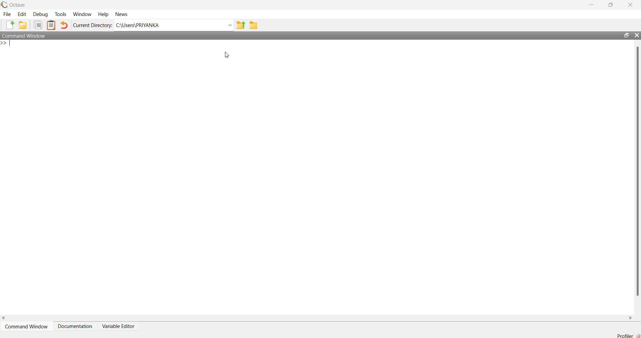 The width and height of the screenshot is (641, 338). Describe the element at coordinates (118, 324) in the screenshot. I see `Variable Editor` at that location.